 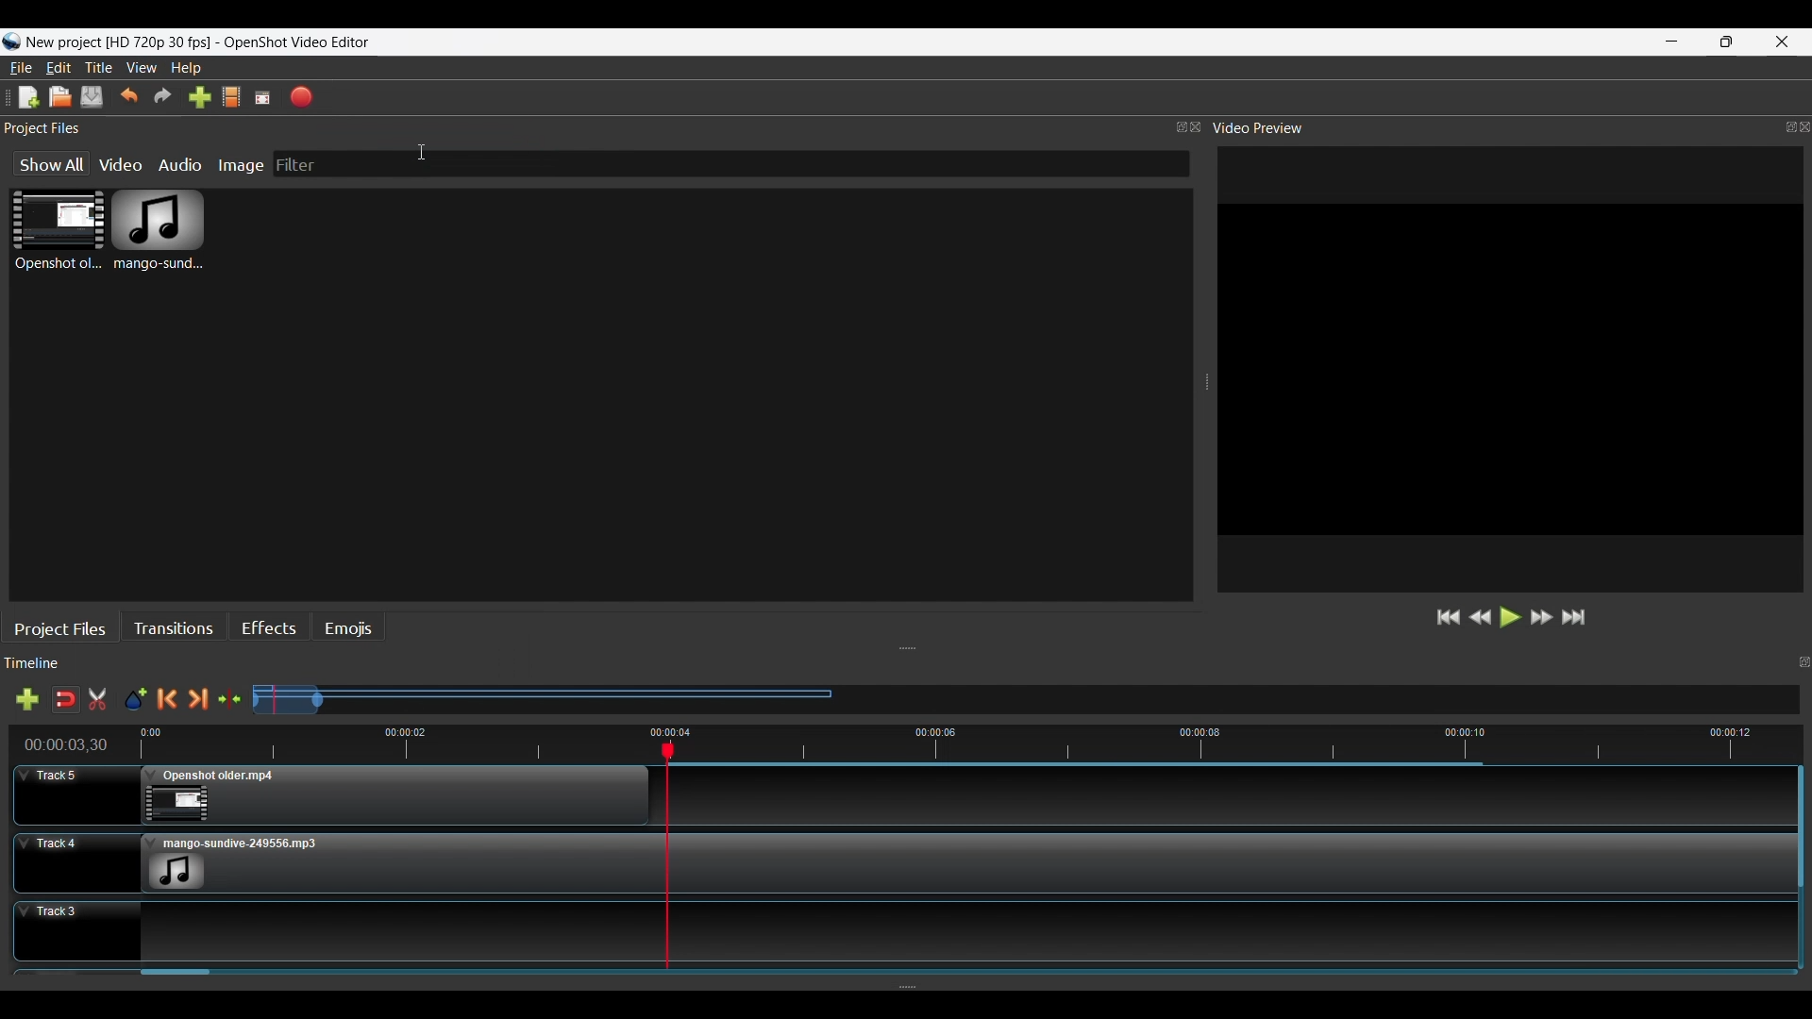 I want to click on Full Screen, so click(x=262, y=97).